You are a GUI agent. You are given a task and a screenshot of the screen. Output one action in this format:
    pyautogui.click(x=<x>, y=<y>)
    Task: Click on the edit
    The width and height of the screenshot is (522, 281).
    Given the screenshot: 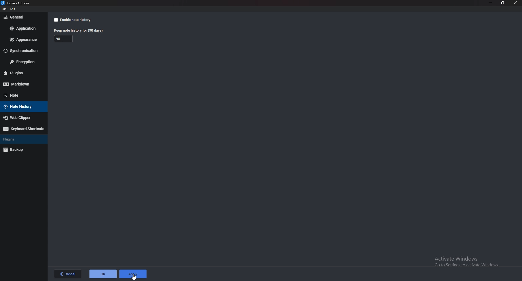 What is the action you would take?
    pyautogui.click(x=13, y=9)
    